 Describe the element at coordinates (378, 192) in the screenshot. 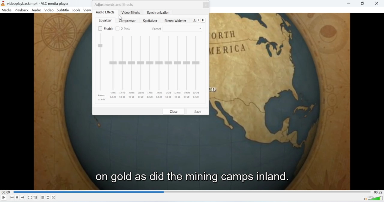

I see `00:22` at that location.